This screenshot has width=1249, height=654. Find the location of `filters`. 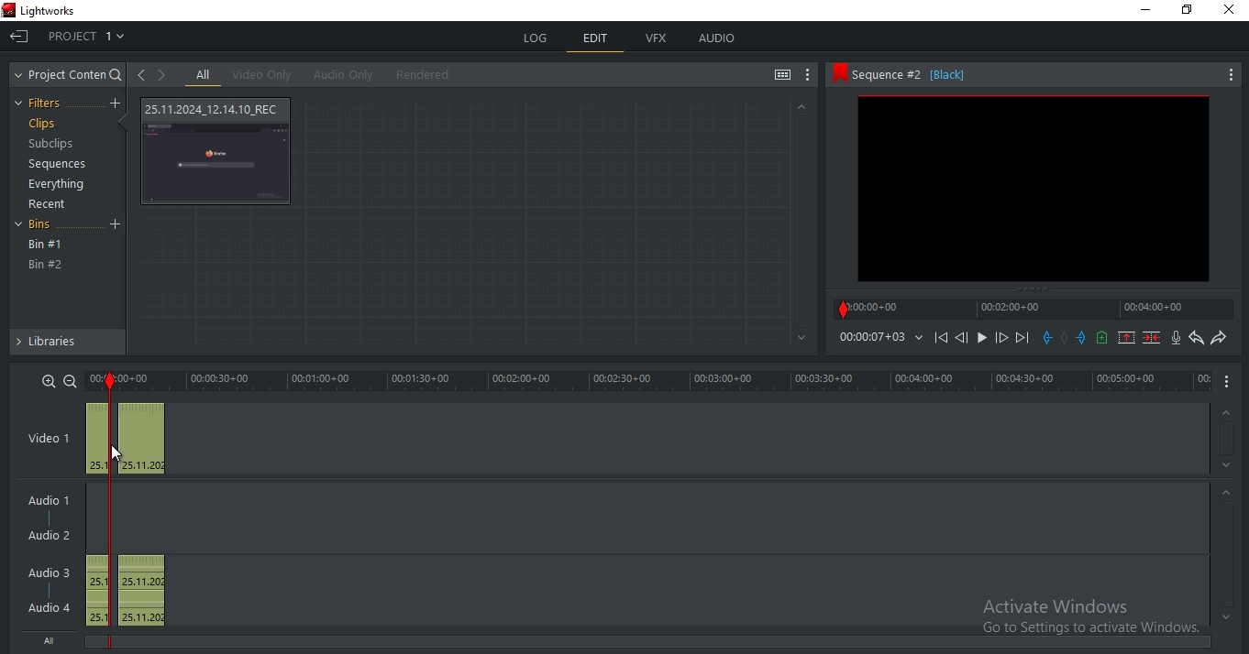

filters is located at coordinates (43, 104).